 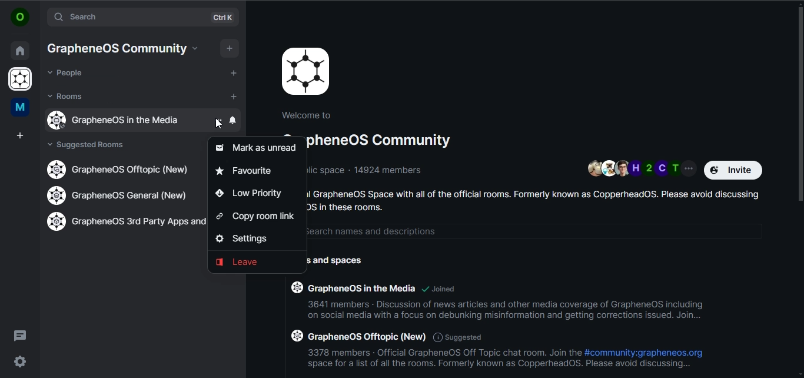 What do you see at coordinates (245, 171) in the screenshot?
I see `favourite` at bounding box center [245, 171].